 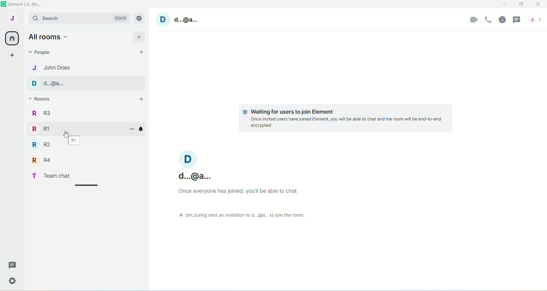 What do you see at coordinates (505, 4) in the screenshot?
I see `minimize` at bounding box center [505, 4].